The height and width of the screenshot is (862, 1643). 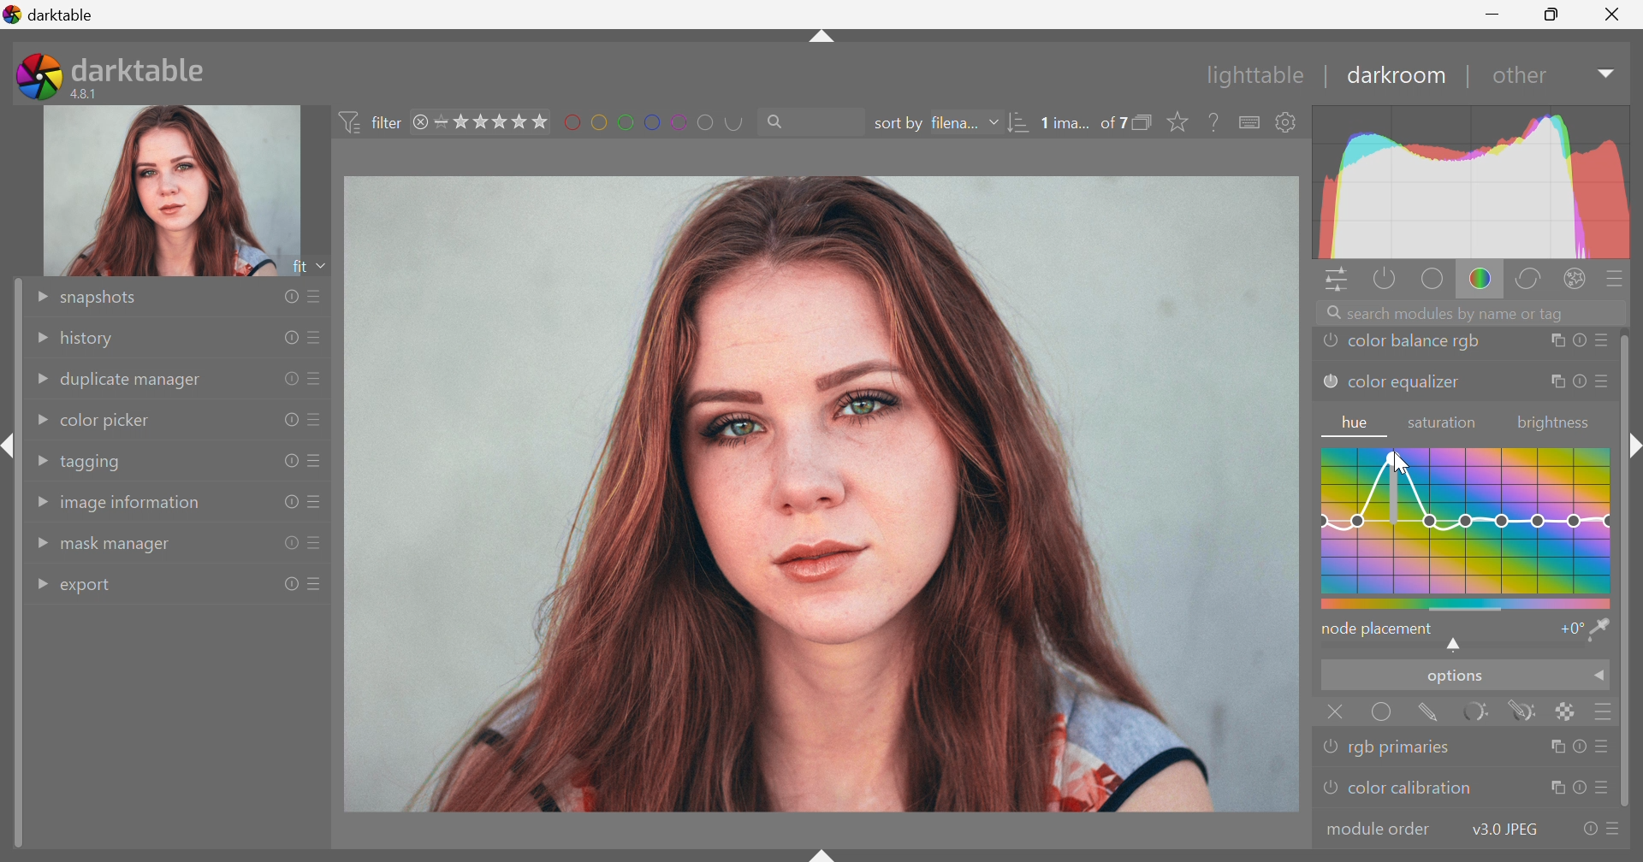 I want to click on blending options, so click(x=1608, y=711).